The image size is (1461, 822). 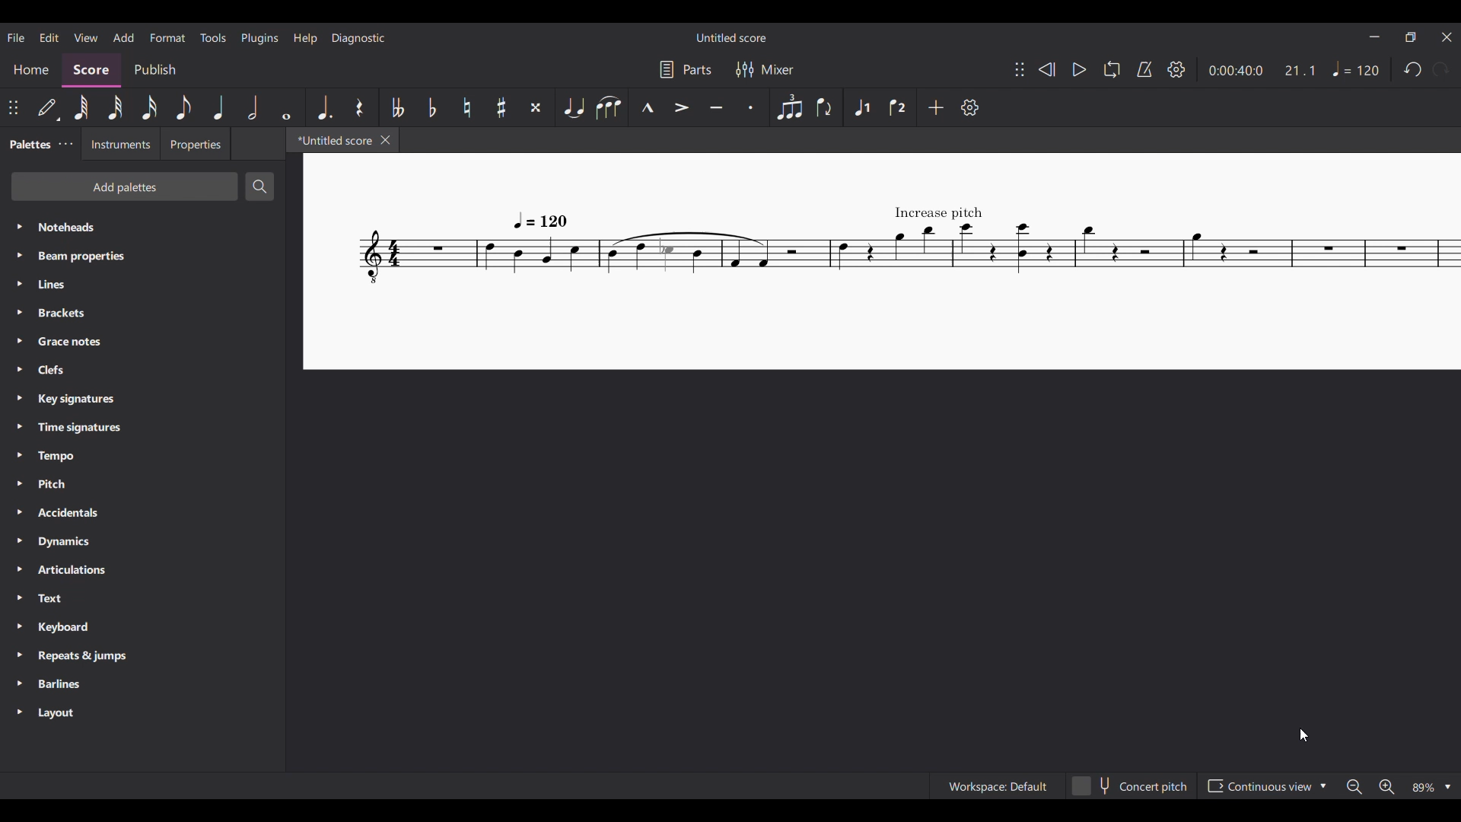 What do you see at coordinates (1414, 69) in the screenshot?
I see `Undo` at bounding box center [1414, 69].